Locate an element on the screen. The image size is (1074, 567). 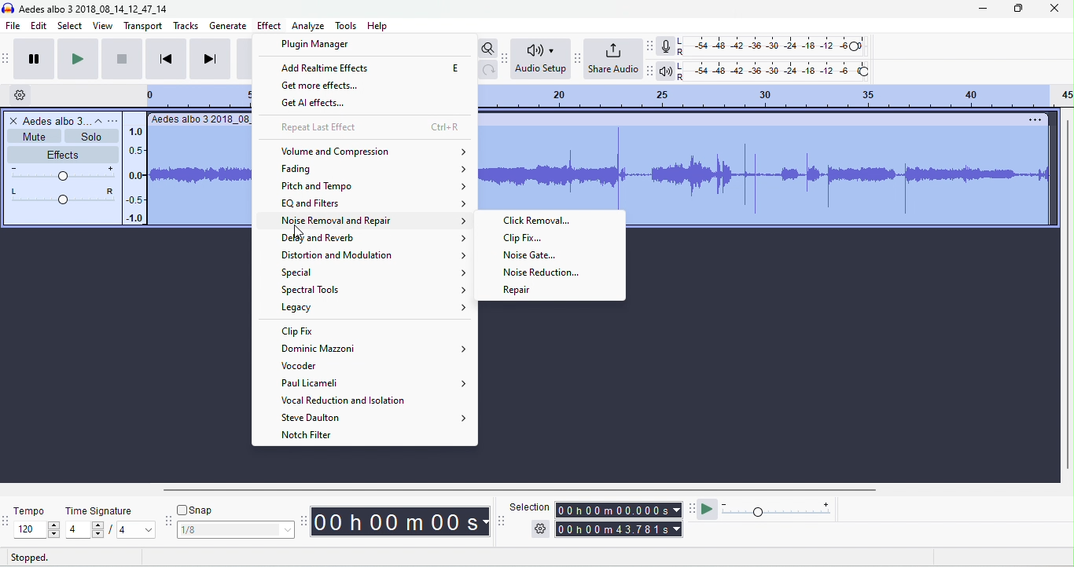
get more effects is located at coordinates (332, 86).